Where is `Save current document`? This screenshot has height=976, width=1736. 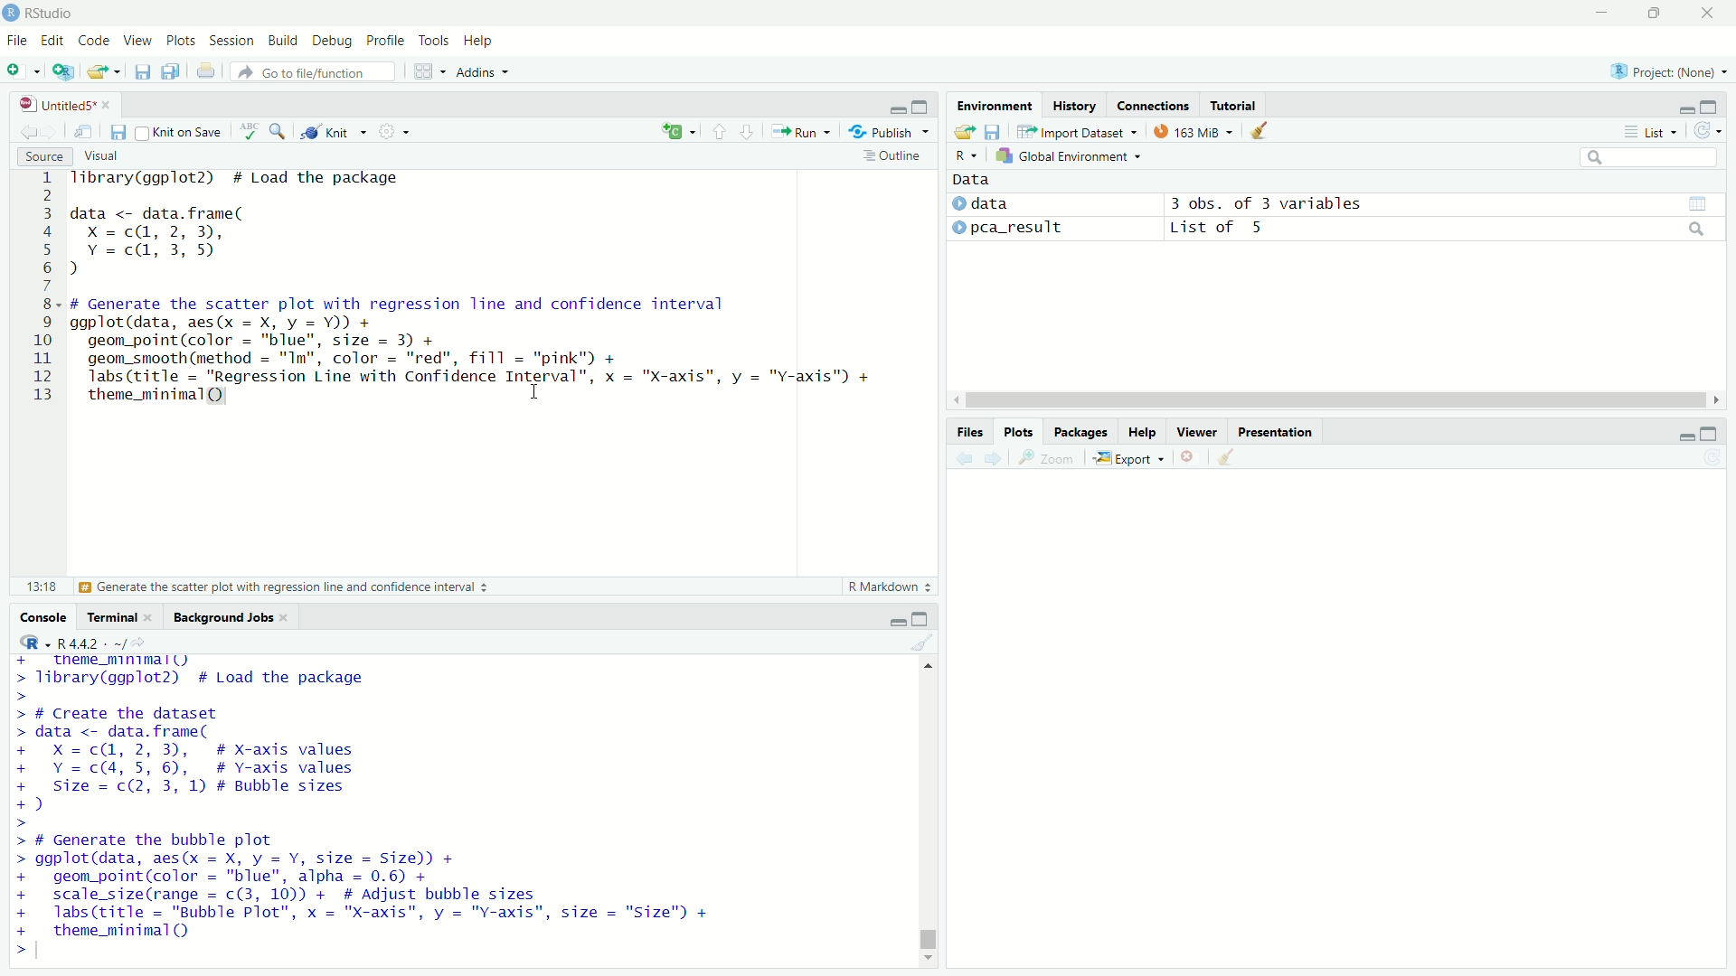
Save current document is located at coordinates (118, 131).